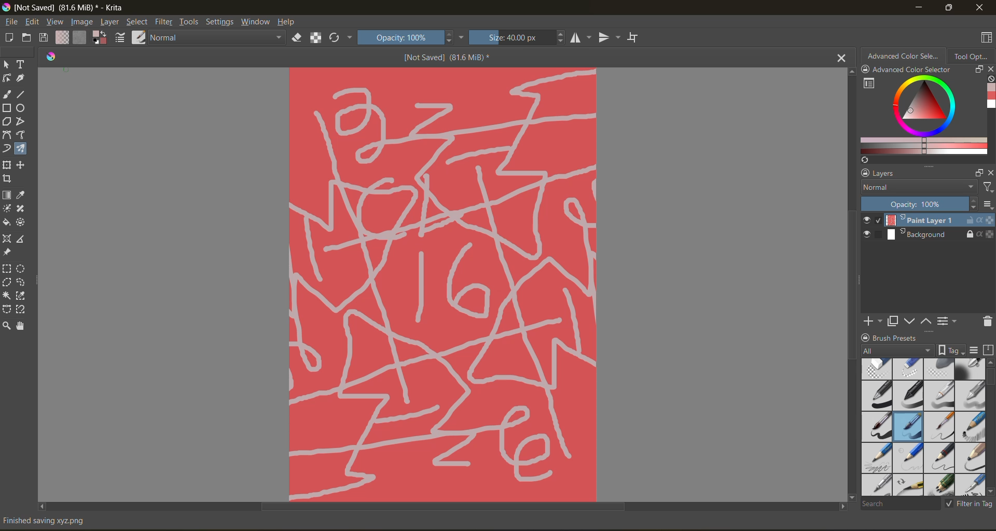  Describe the element at coordinates (83, 22) in the screenshot. I see `image` at that location.